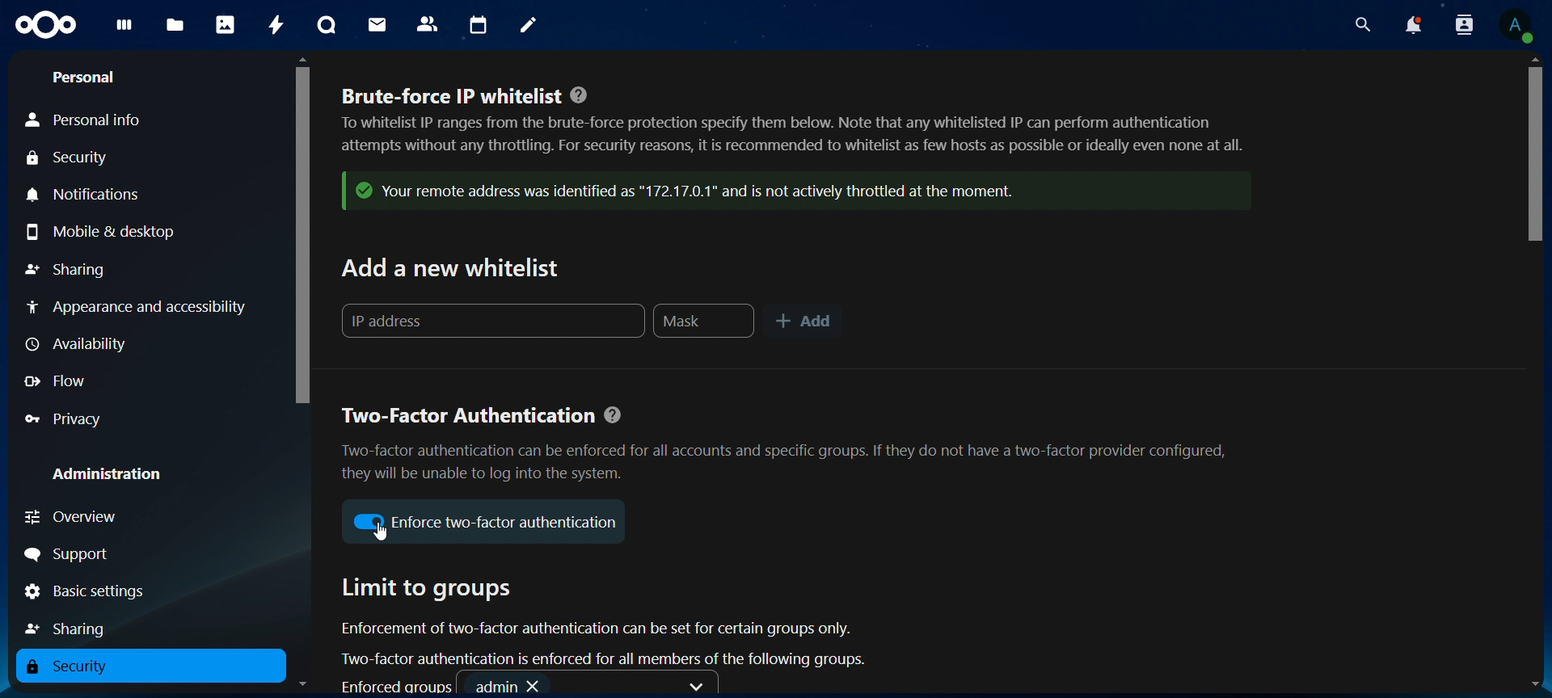  What do you see at coordinates (69, 159) in the screenshot?
I see `security` at bounding box center [69, 159].